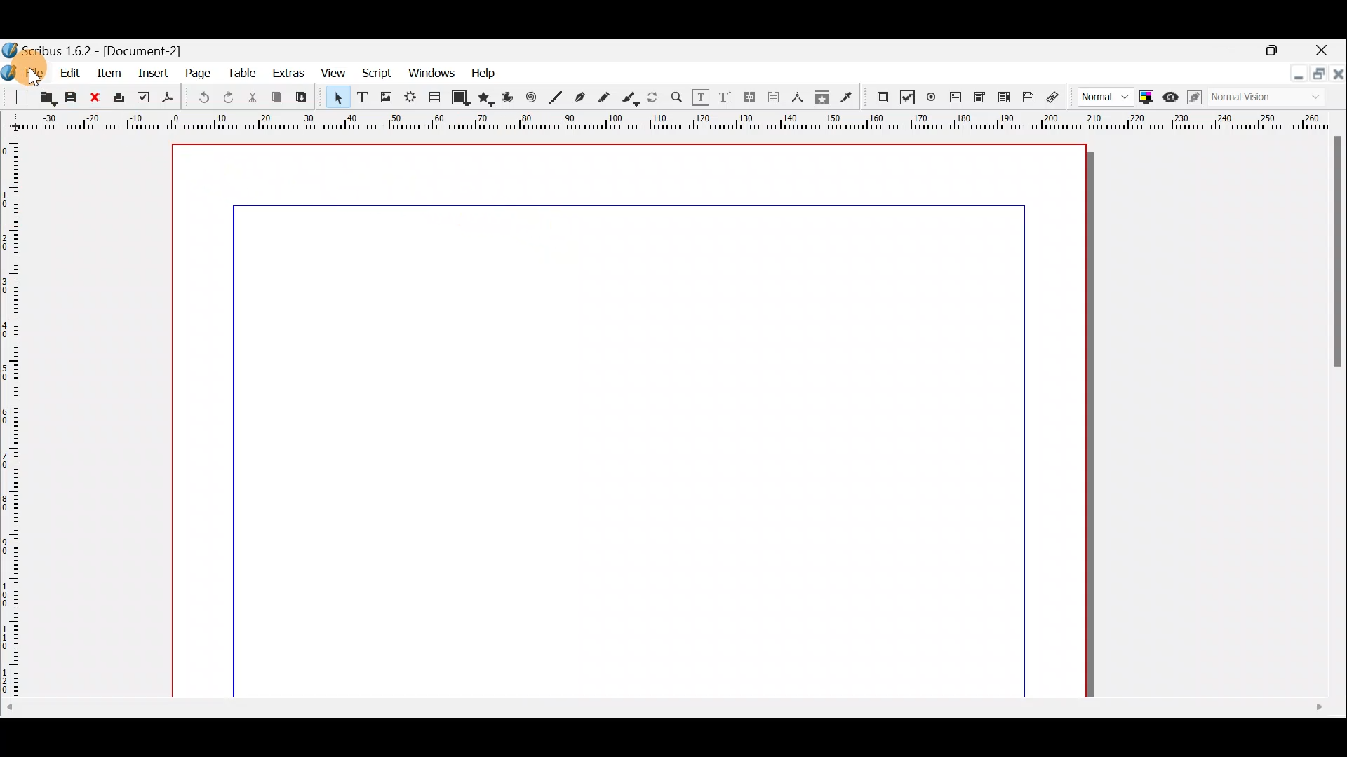  What do you see at coordinates (140, 97) in the screenshot?
I see `Preflight verifier` at bounding box center [140, 97].